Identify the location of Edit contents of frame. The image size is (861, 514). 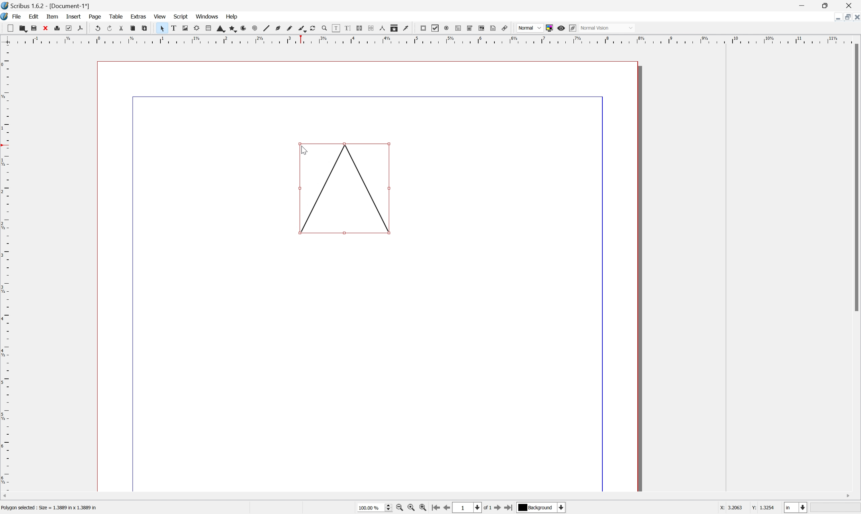
(335, 28).